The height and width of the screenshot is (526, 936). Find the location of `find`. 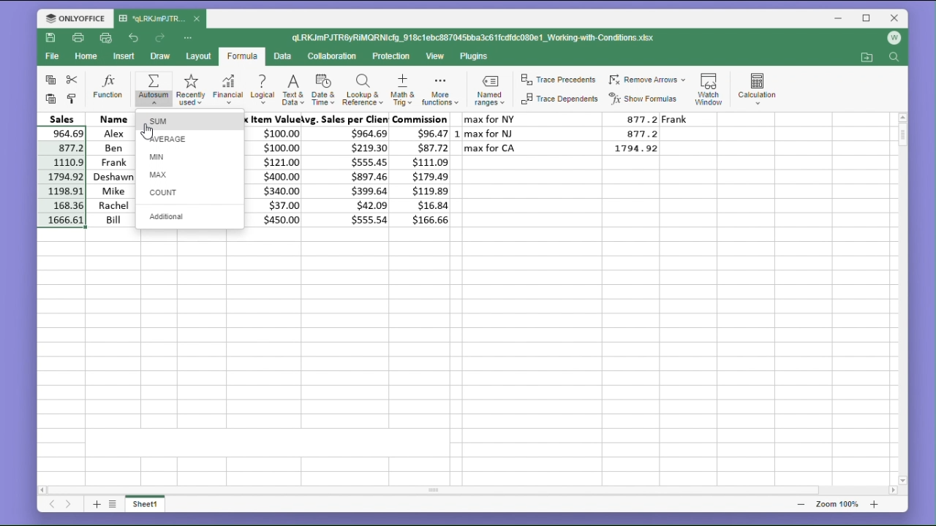

find is located at coordinates (896, 58).